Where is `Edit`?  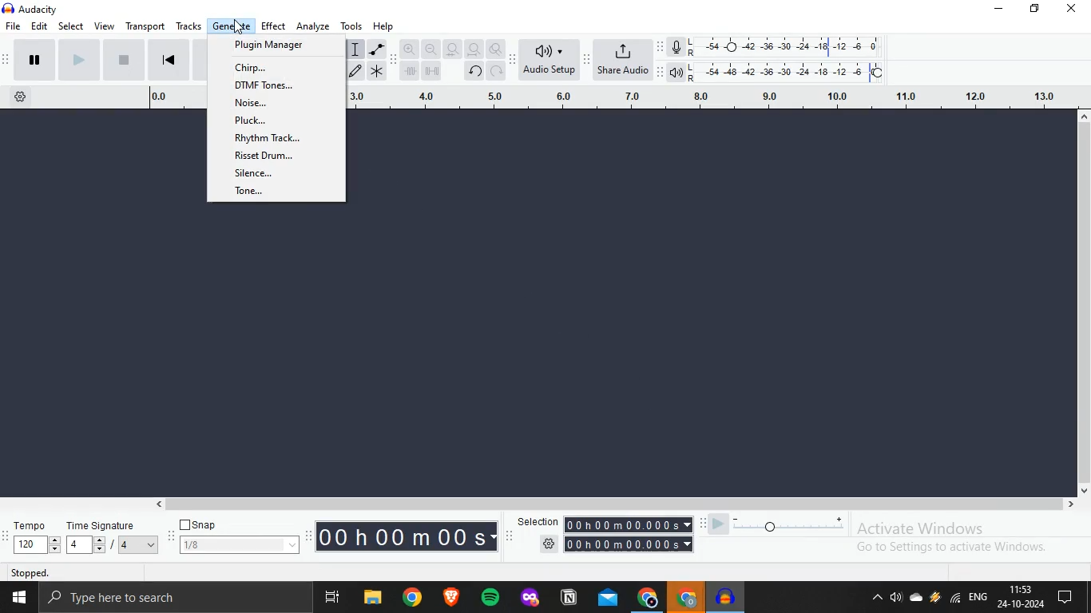
Edit is located at coordinates (355, 73).